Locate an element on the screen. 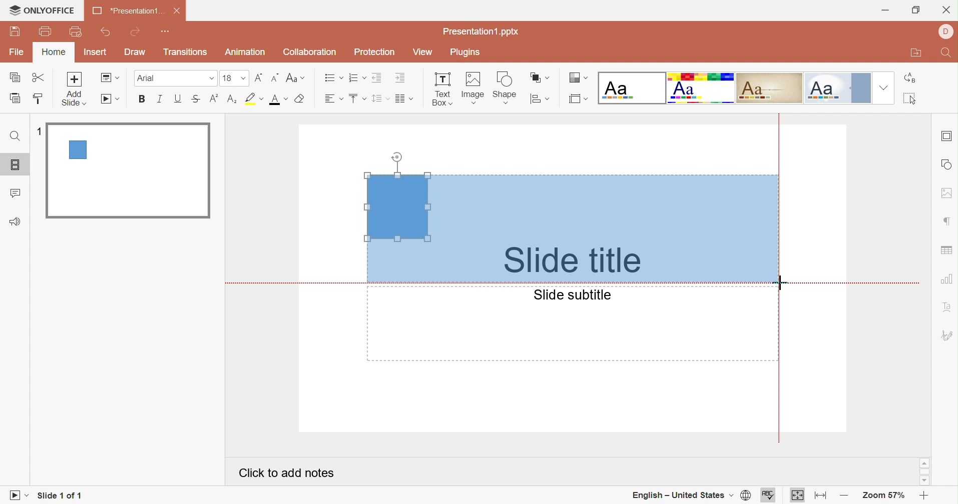 The image size is (958, 504). Insert is located at coordinates (95, 51).